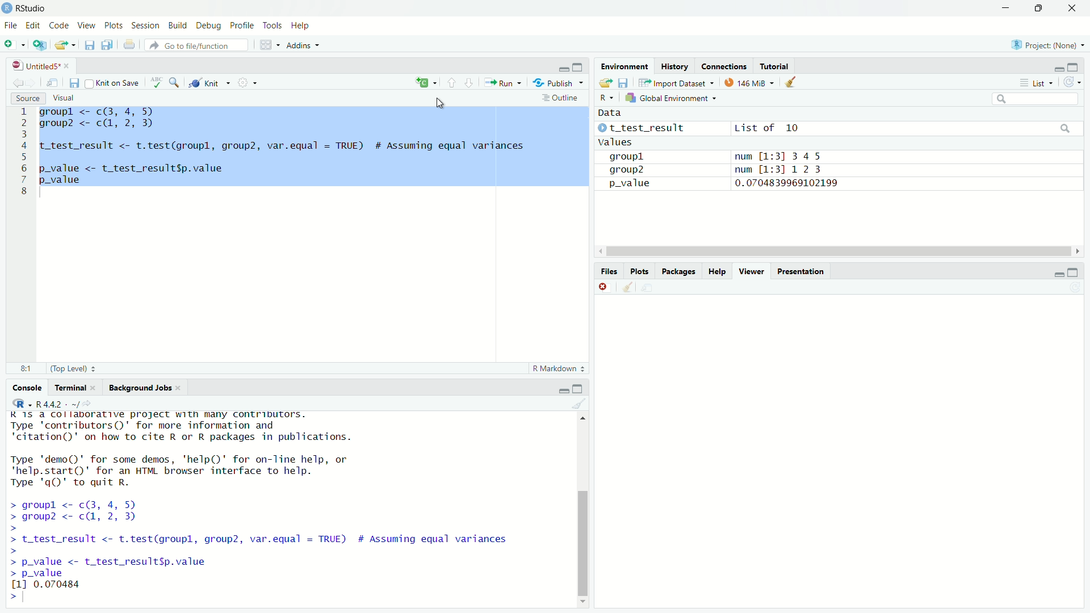 The height and width of the screenshot is (613, 1090). I want to click on save current document, so click(90, 45).